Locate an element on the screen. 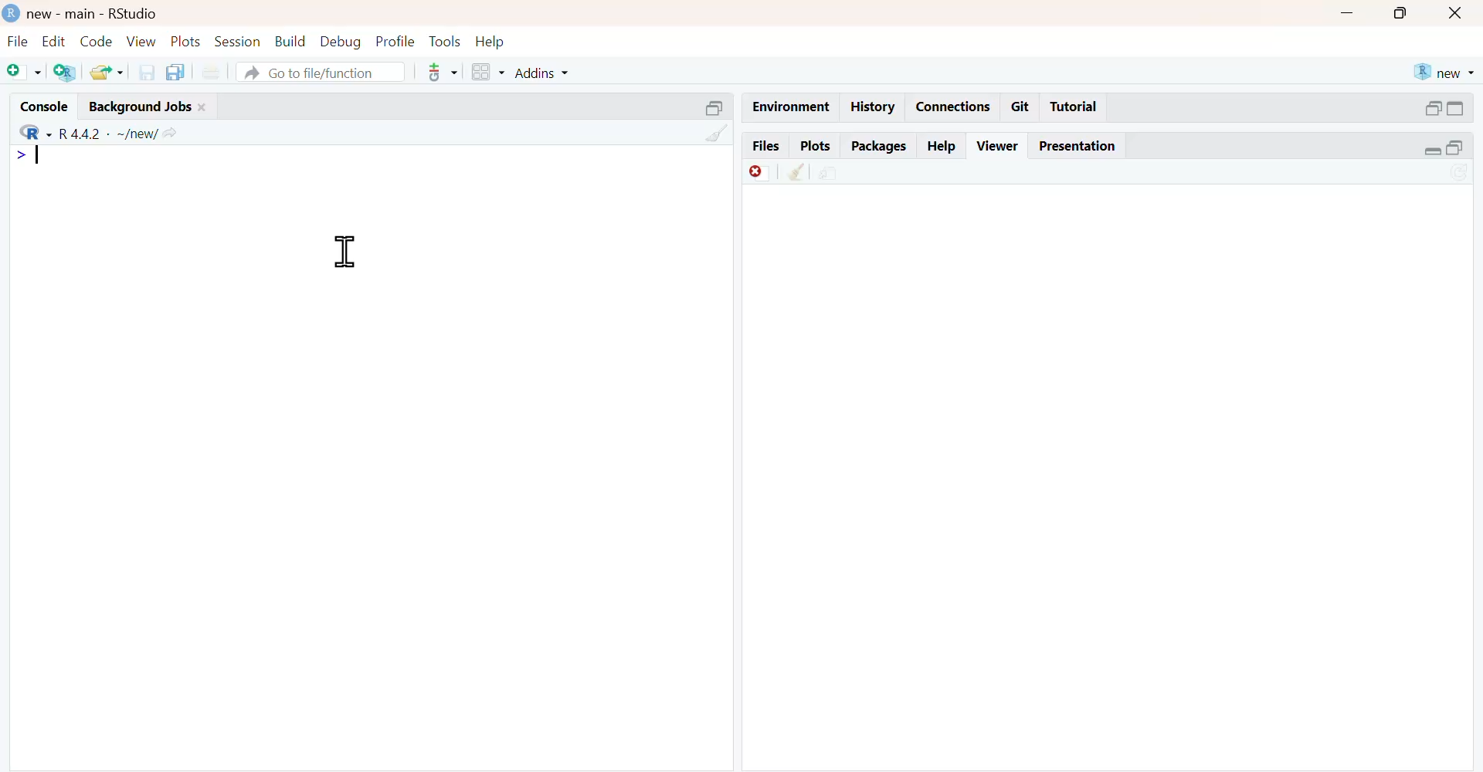 This screenshot has width=1483, height=772. history is located at coordinates (874, 106).